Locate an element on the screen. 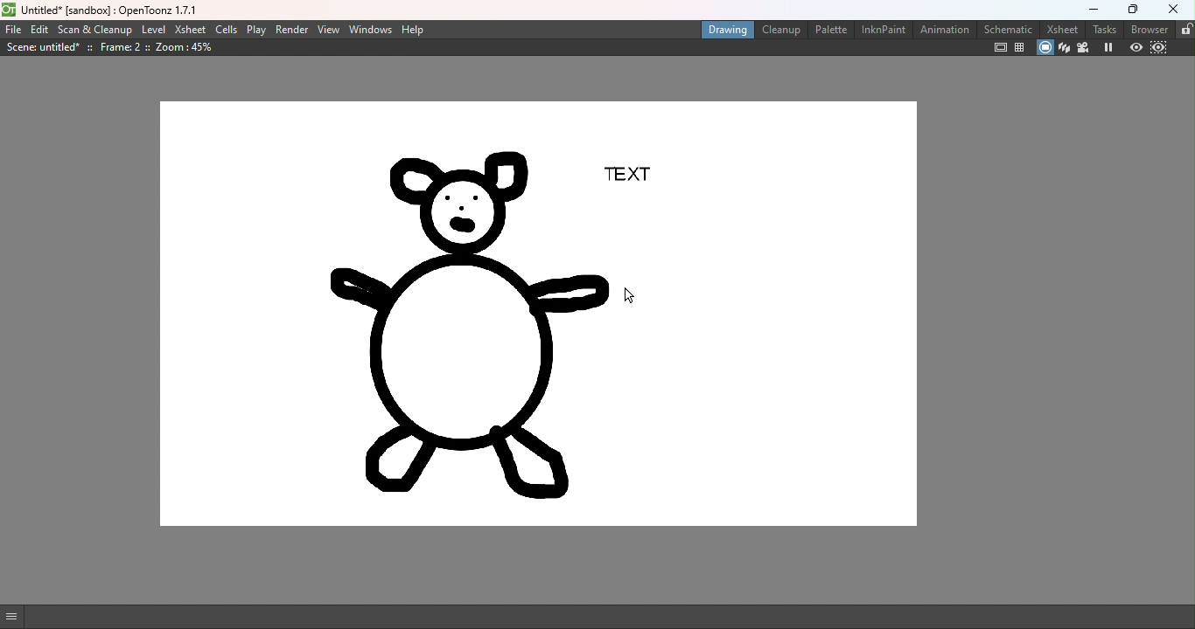  Sub-camera preview is located at coordinates (1159, 48).